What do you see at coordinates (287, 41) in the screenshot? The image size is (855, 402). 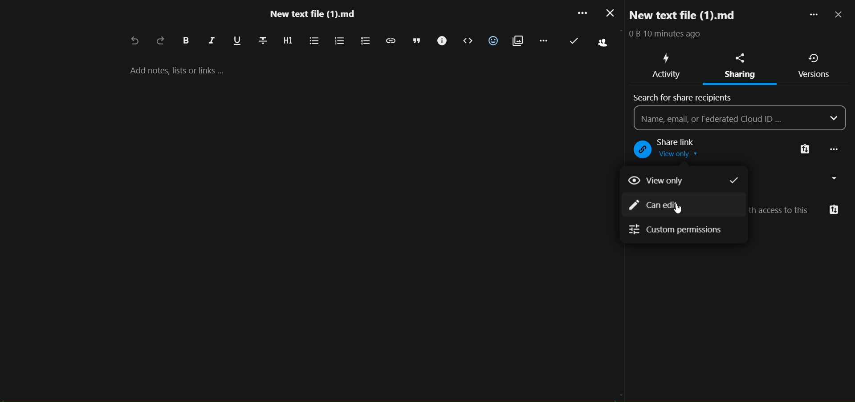 I see `heading` at bounding box center [287, 41].